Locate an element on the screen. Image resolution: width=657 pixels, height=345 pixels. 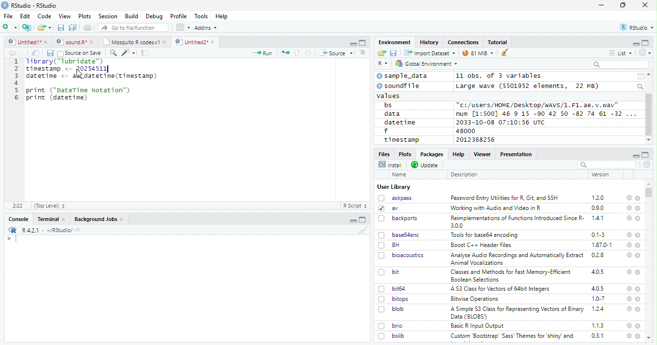
close is located at coordinates (639, 256).